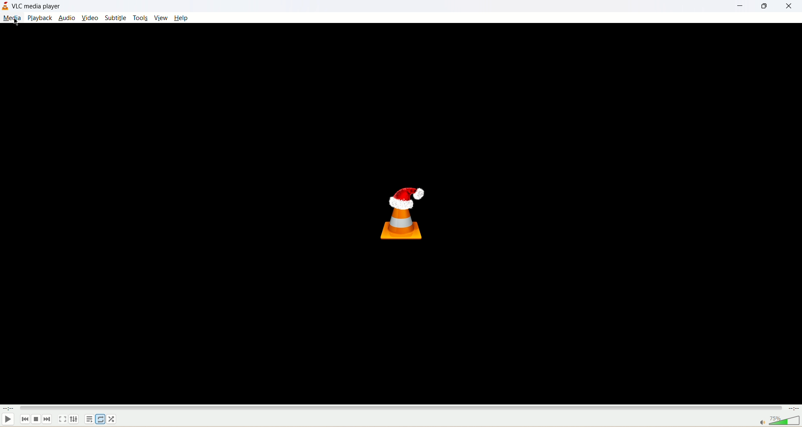  I want to click on cursor, so click(15, 23).